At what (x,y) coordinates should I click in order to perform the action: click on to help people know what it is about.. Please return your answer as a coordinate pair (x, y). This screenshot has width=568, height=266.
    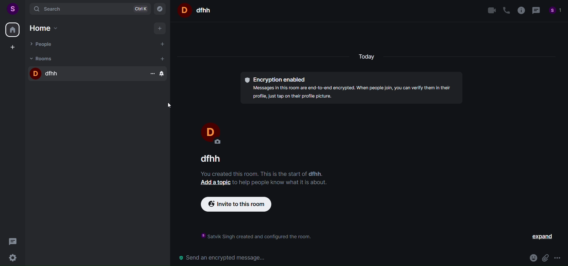
    Looking at the image, I should click on (280, 183).